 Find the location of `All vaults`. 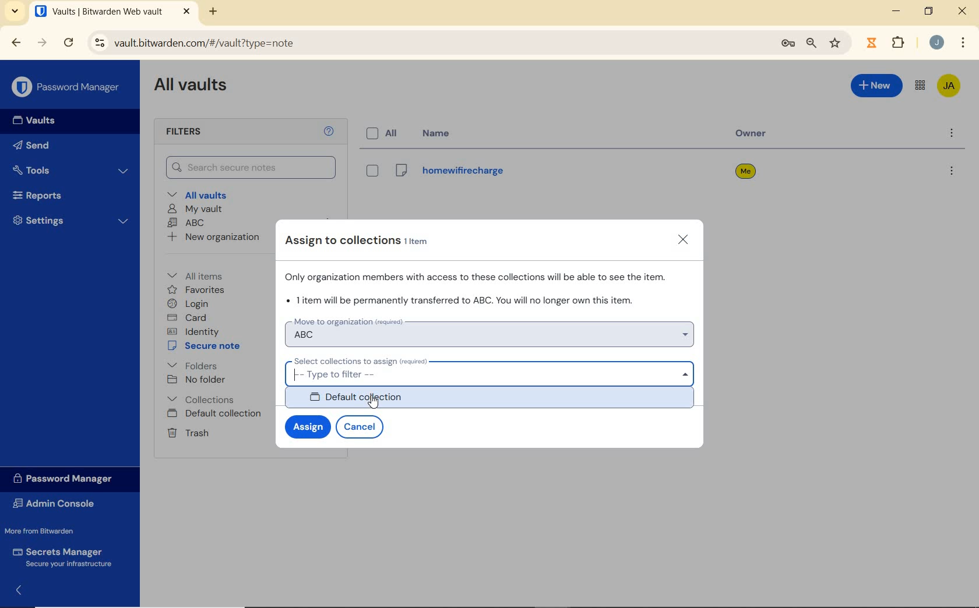

All vaults is located at coordinates (199, 194).